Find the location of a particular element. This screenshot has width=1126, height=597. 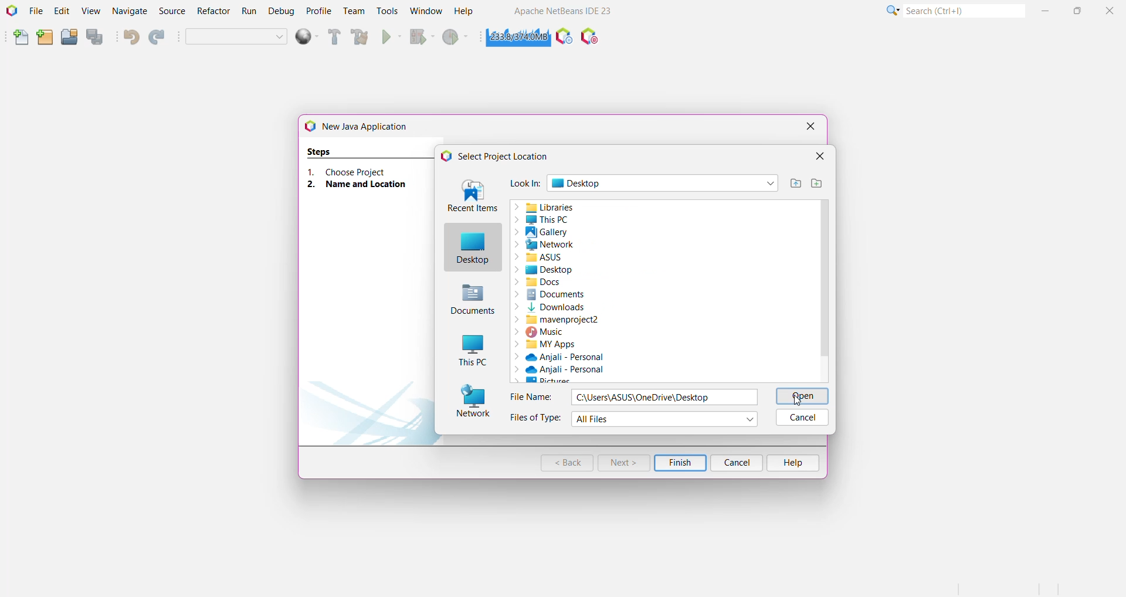

Look In is located at coordinates (525, 184).